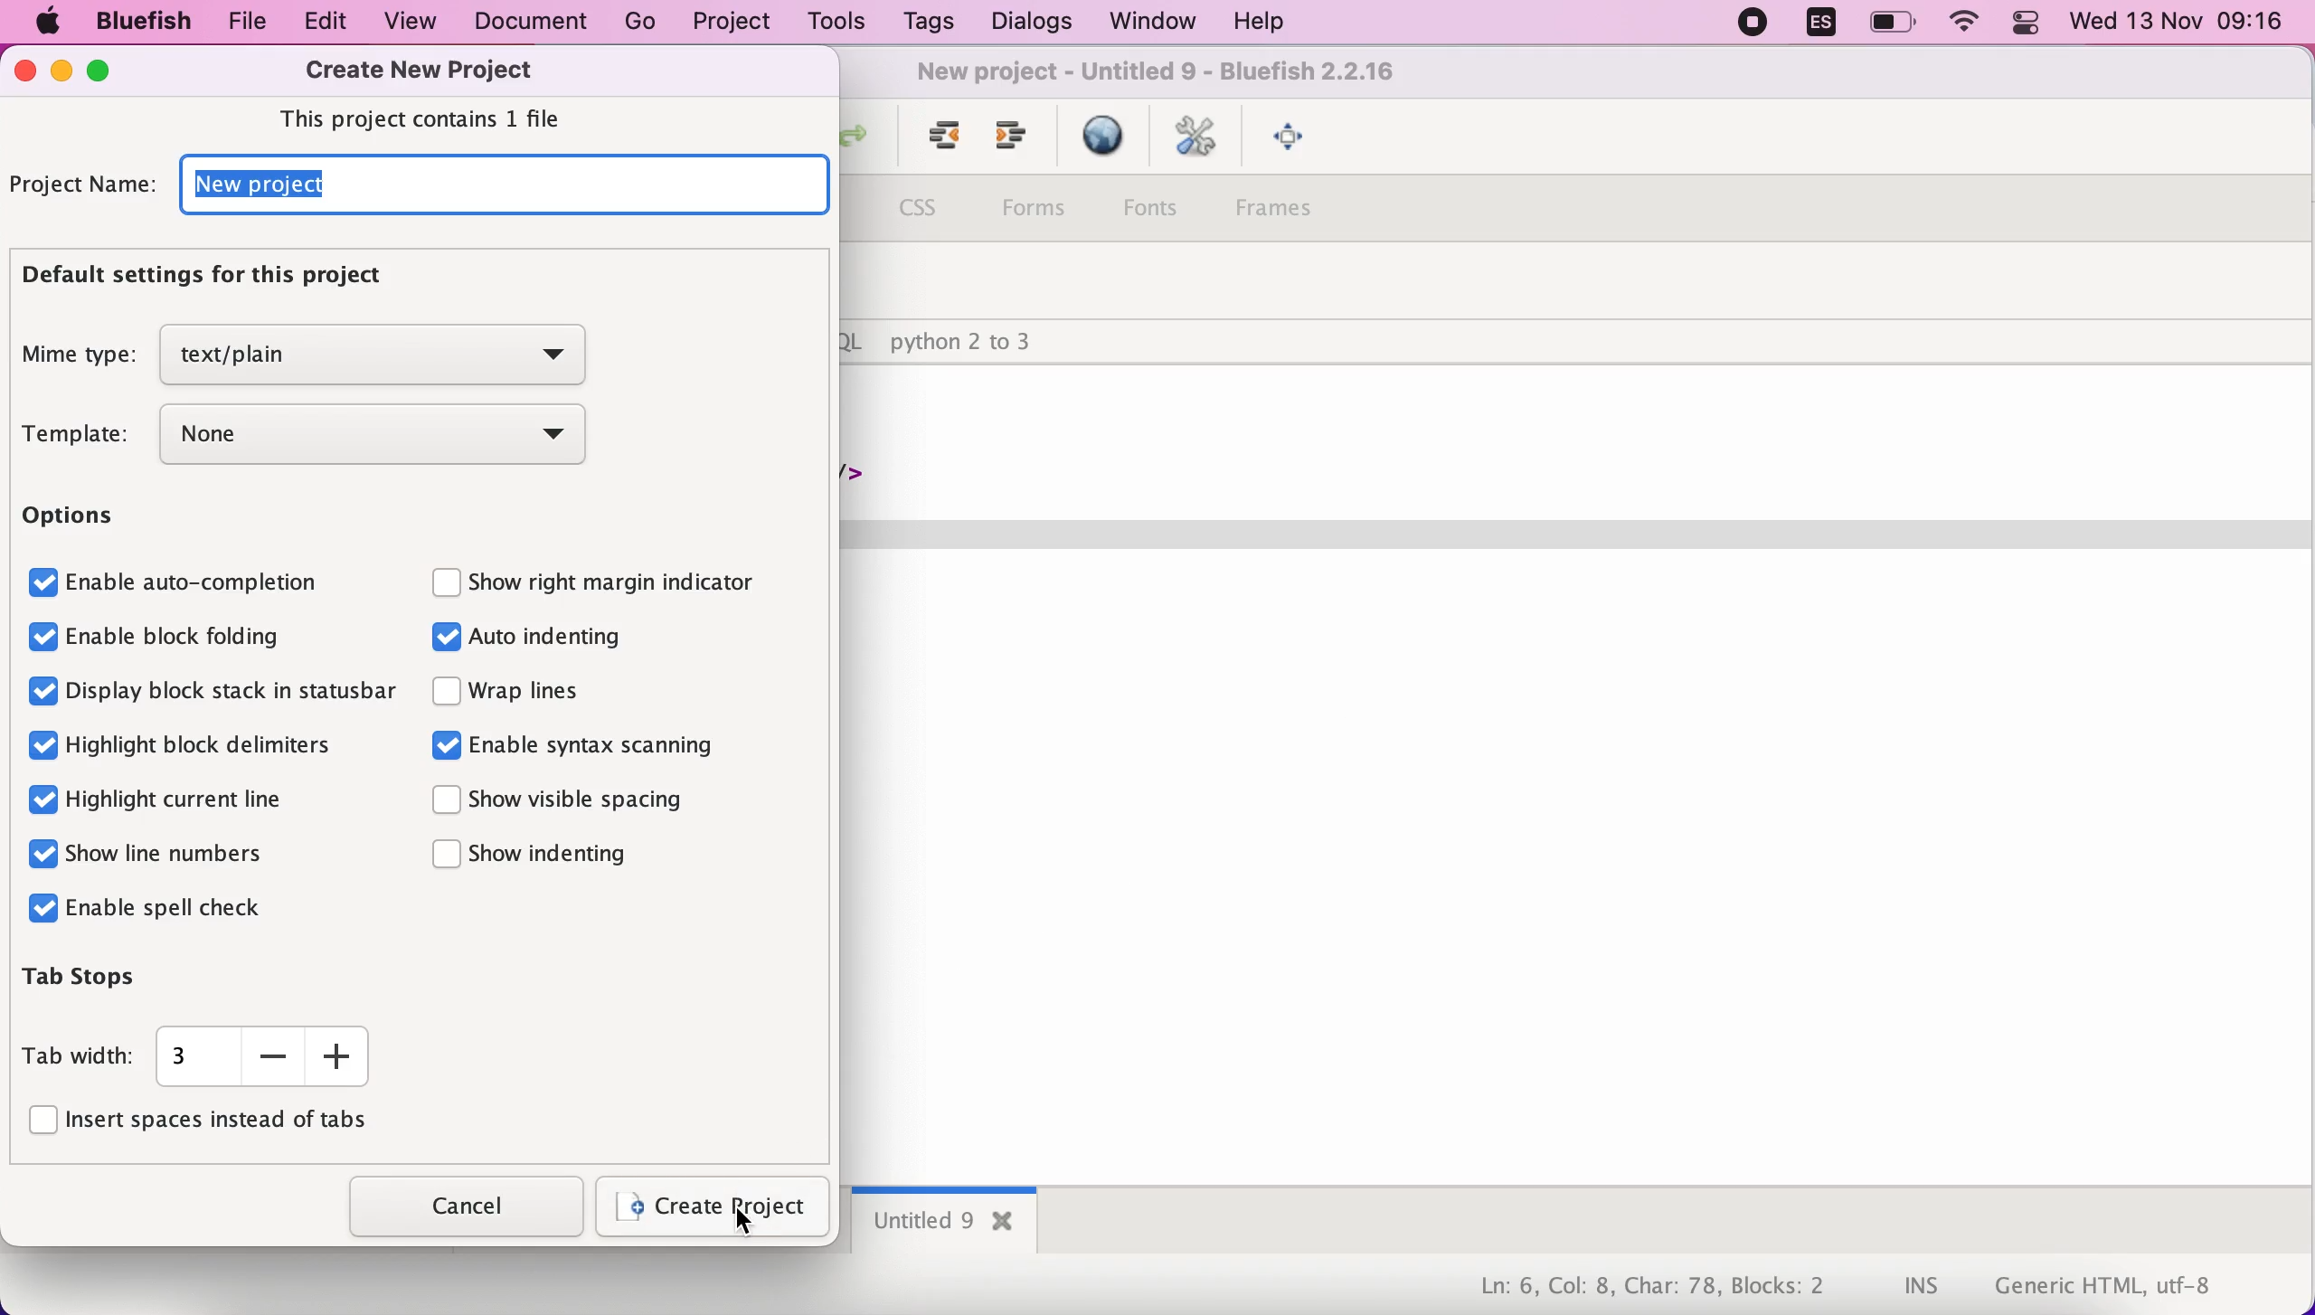 This screenshot has width=2315, height=1315. Describe the element at coordinates (213, 696) in the screenshot. I see `` at that location.